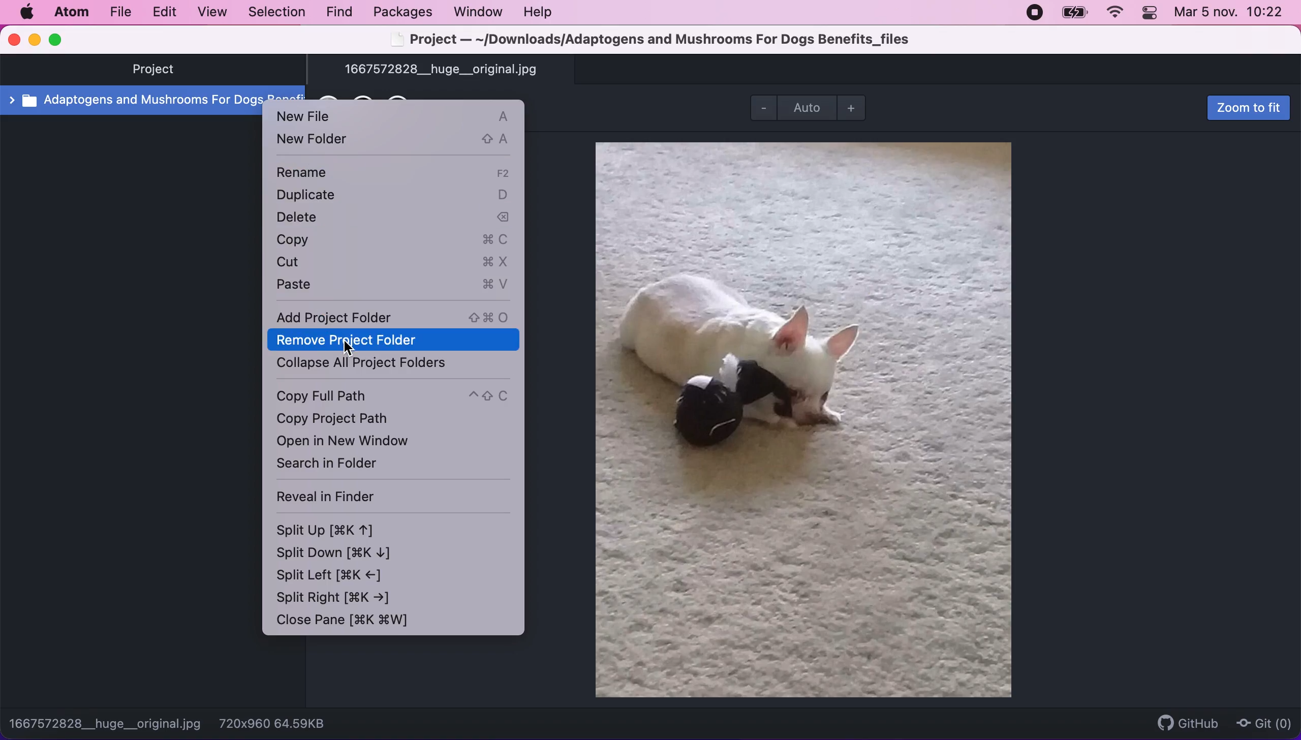 This screenshot has width=1301, height=740. I want to click on maximize, so click(58, 40).